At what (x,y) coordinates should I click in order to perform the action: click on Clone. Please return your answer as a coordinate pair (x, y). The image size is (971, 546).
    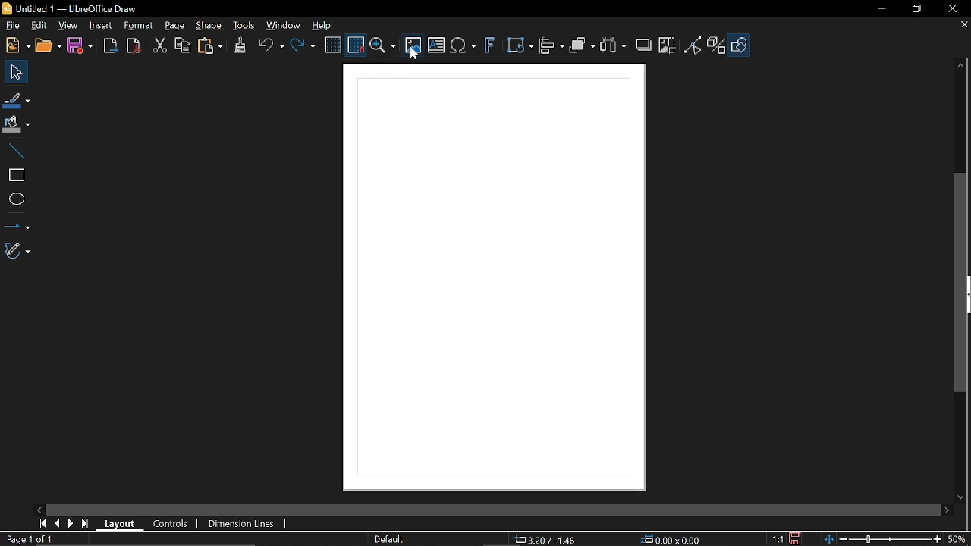
    Looking at the image, I should click on (241, 47).